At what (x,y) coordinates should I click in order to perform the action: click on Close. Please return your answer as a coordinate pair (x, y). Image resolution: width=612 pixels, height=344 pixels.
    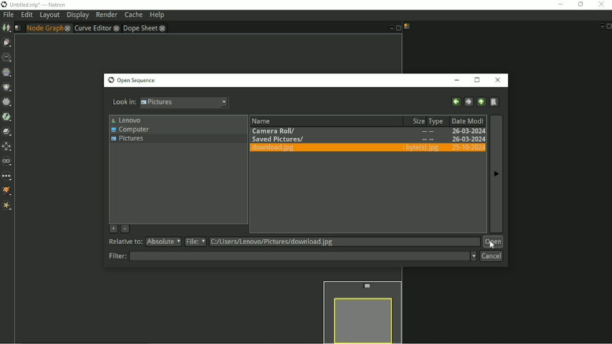
    Looking at the image, I should click on (608, 26).